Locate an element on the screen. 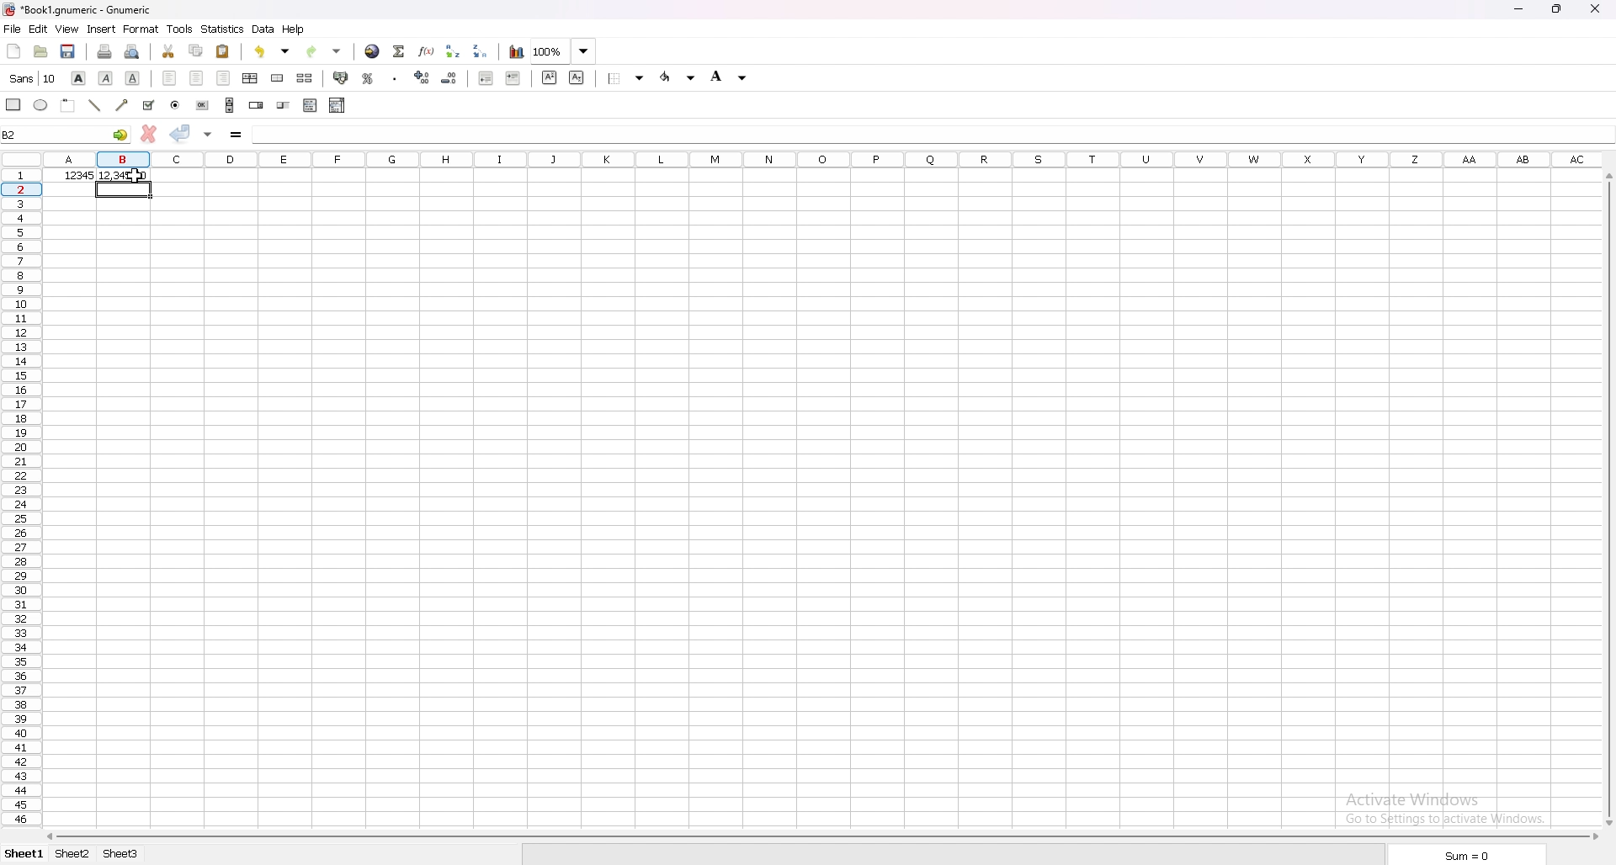 The height and width of the screenshot is (865, 1616). tools is located at coordinates (180, 29).